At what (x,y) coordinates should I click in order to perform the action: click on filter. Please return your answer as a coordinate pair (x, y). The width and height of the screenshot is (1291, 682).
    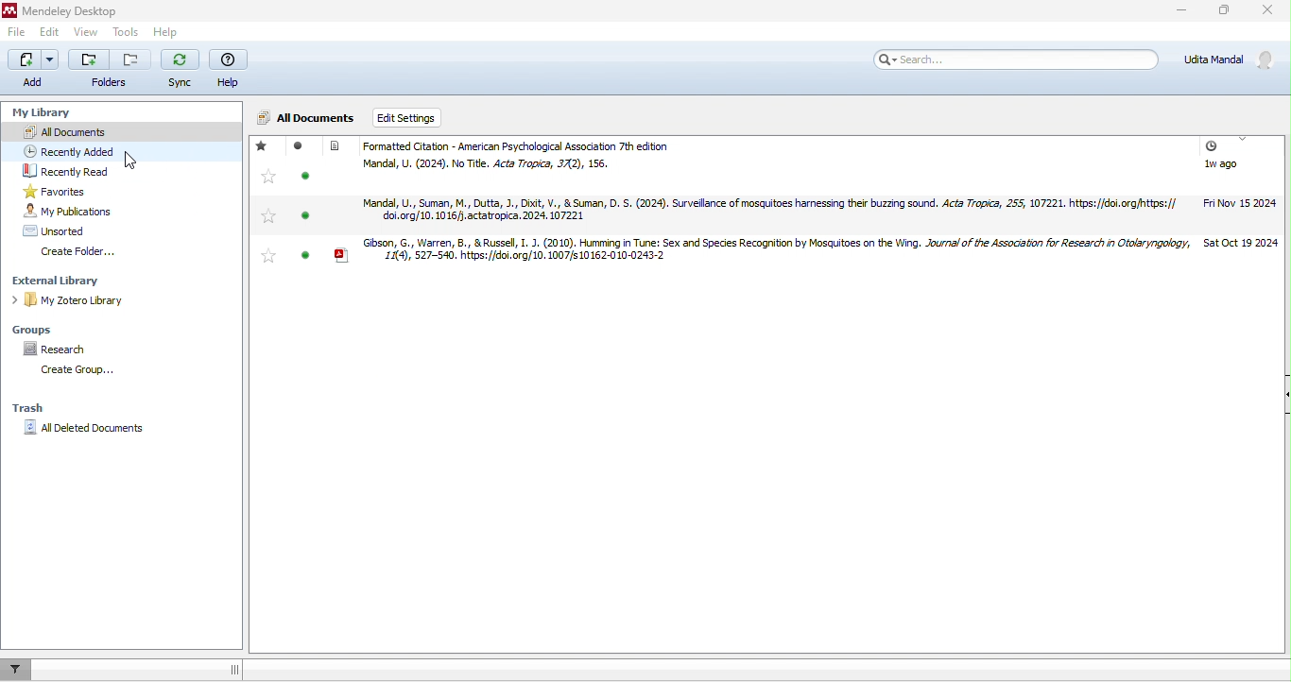
    Looking at the image, I should click on (16, 671).